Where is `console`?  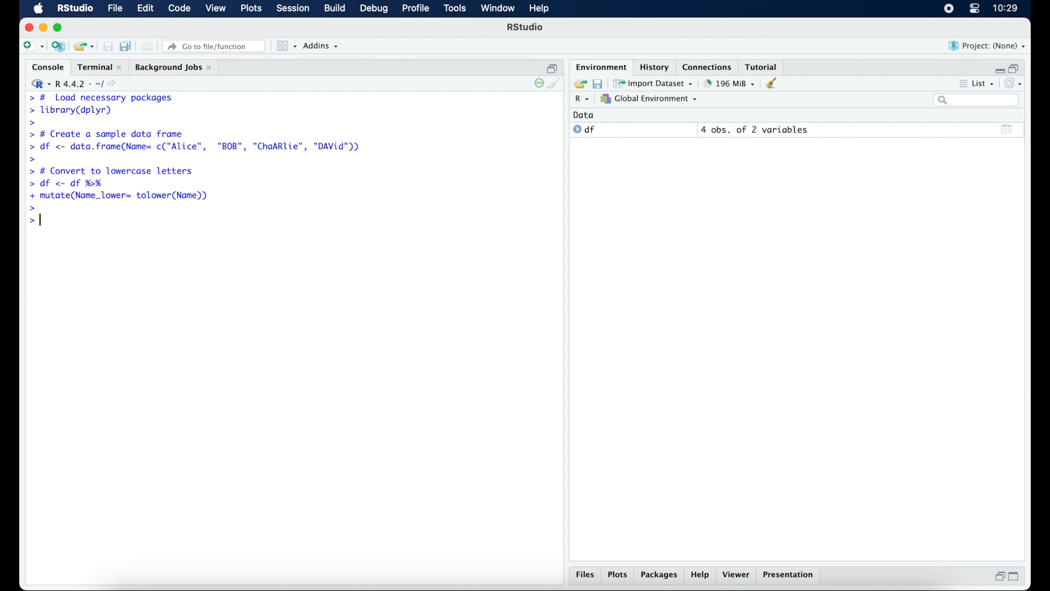
console is located at coordinates (45, 67).